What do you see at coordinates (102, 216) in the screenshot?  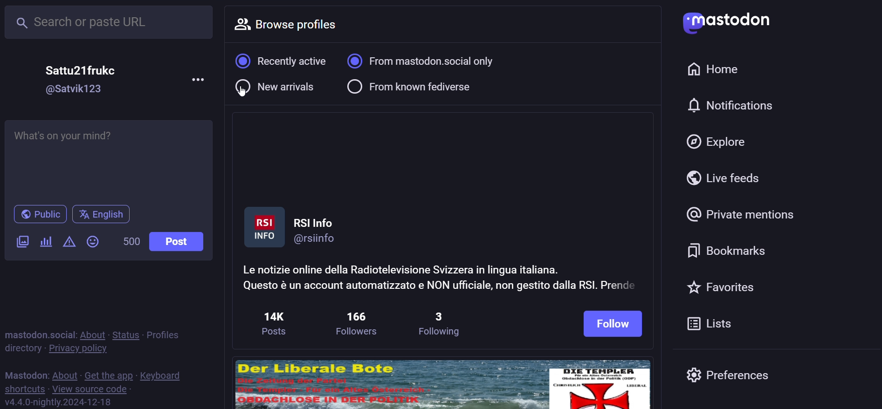 I see `english` at bounding box center [102, 216].